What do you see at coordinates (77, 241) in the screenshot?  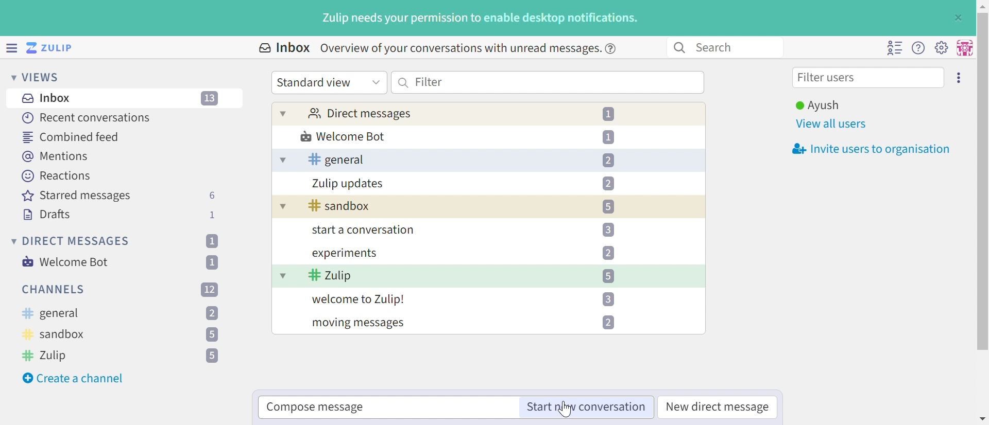 I see `DIRECT MESSAGES` at bounding box center [77, 241].